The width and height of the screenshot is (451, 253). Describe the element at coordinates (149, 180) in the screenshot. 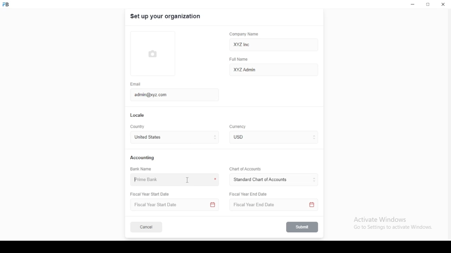

I see `prime bank` at that location.